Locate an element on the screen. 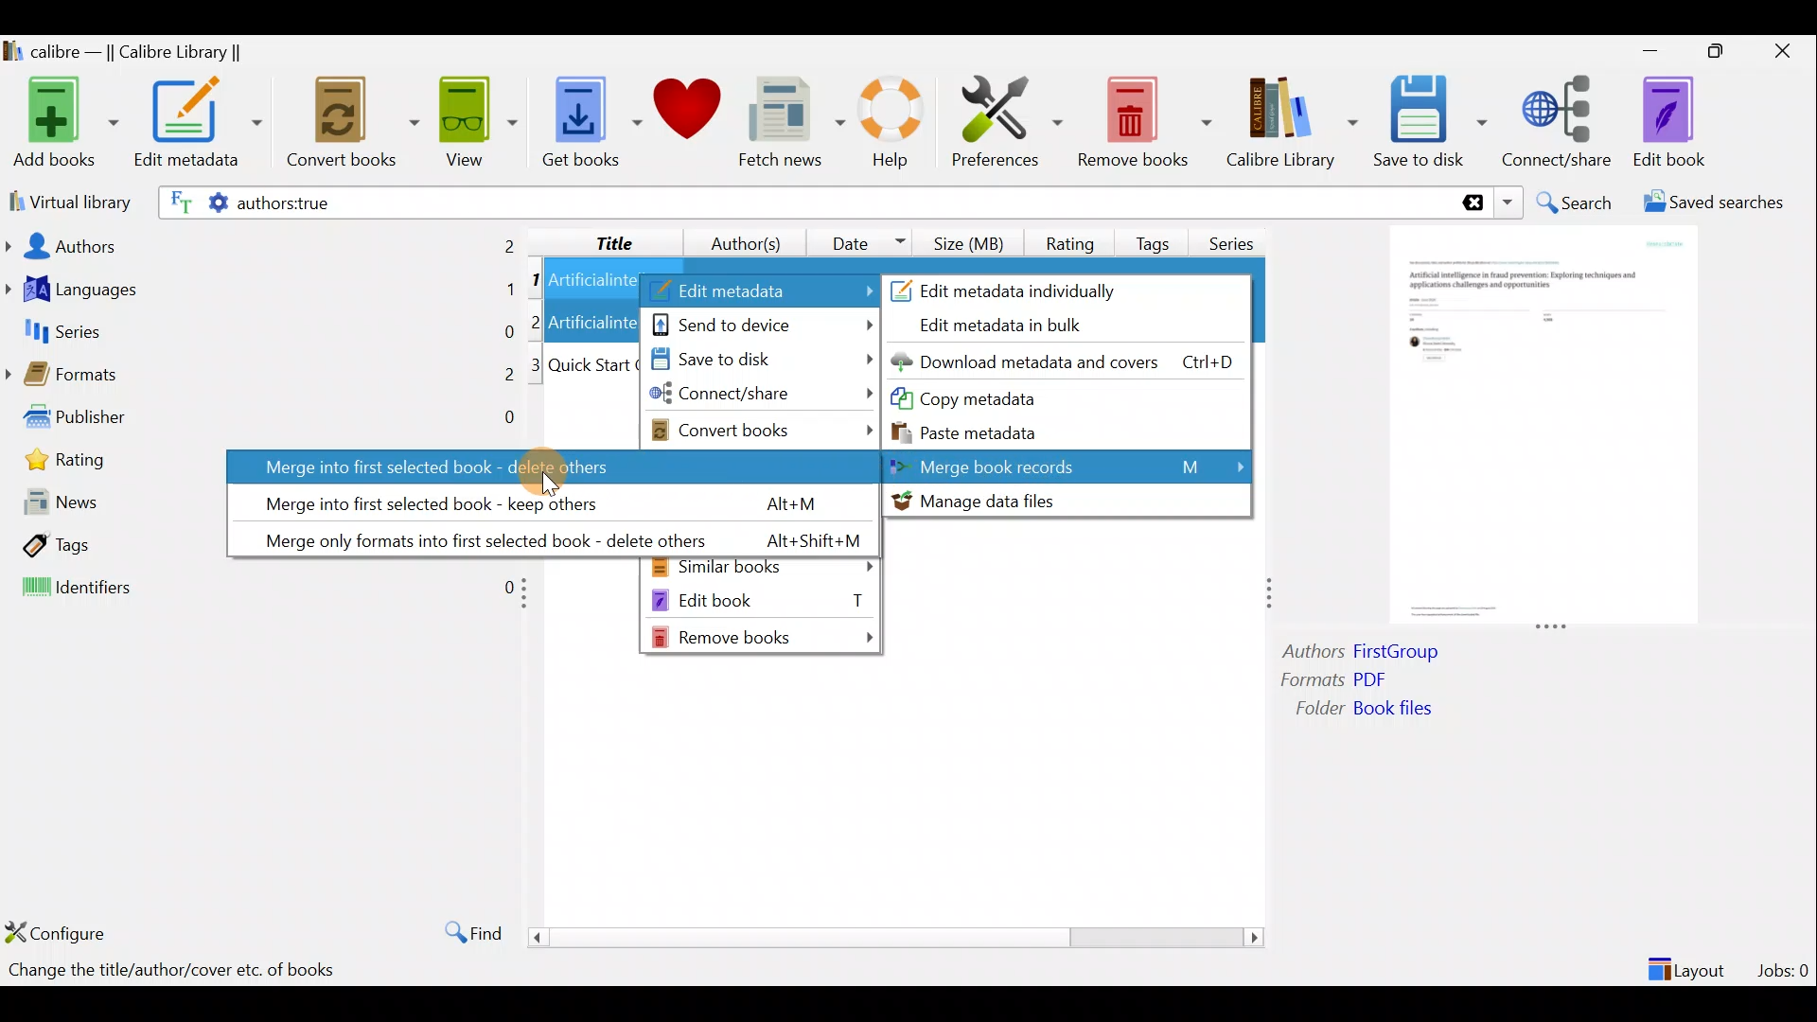 The image size is (1817, 1022). Adjust column to the left is located at coordinates (530, 599).